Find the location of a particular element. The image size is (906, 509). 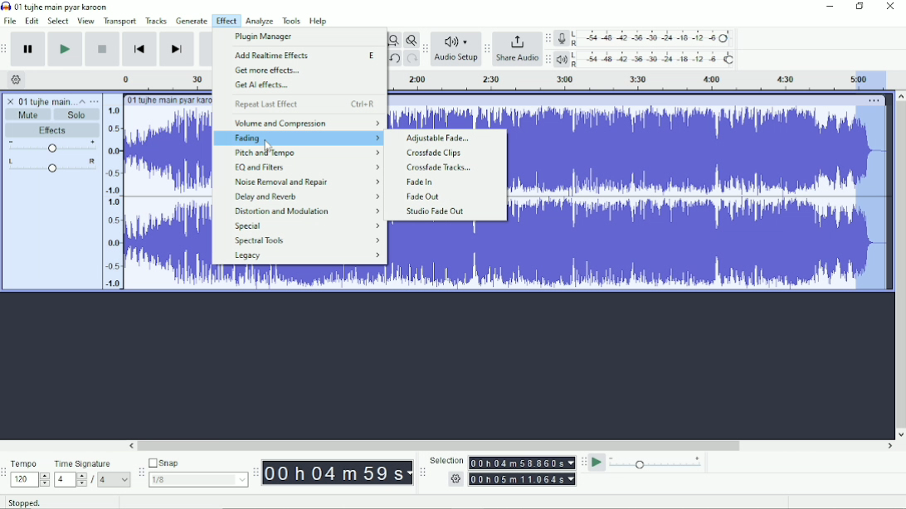

4 is located at coordinates (116, 479).